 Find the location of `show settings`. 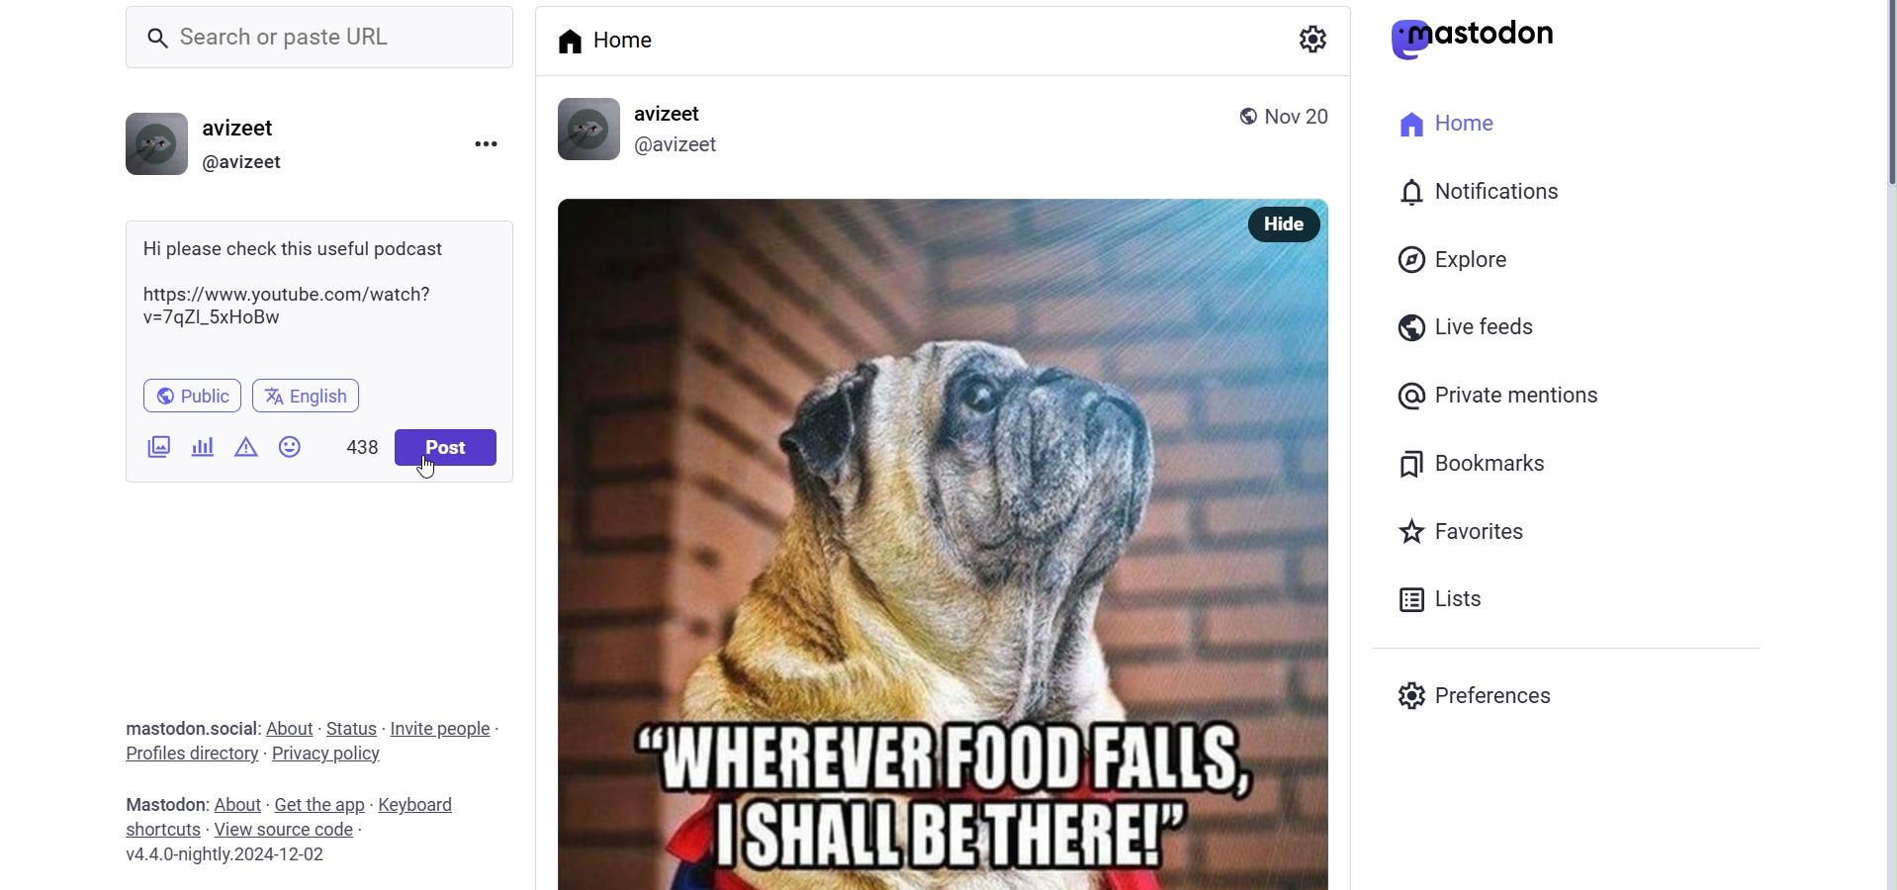

show settings is located at coordinates (1310, 37).